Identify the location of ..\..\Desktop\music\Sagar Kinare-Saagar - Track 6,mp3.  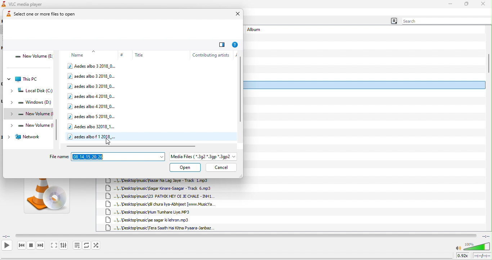
(161, 188).